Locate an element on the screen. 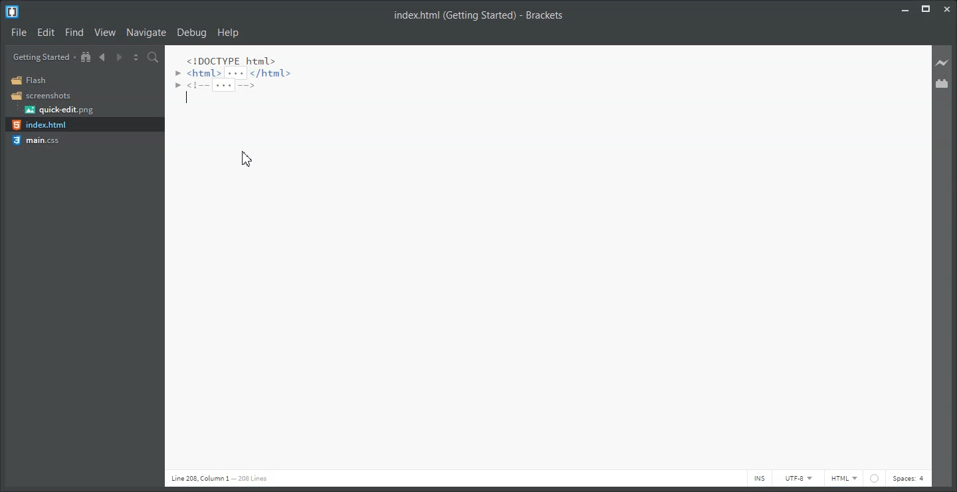 This screenshot has height=492, width=957. Help is located at coordinates (230, 33).